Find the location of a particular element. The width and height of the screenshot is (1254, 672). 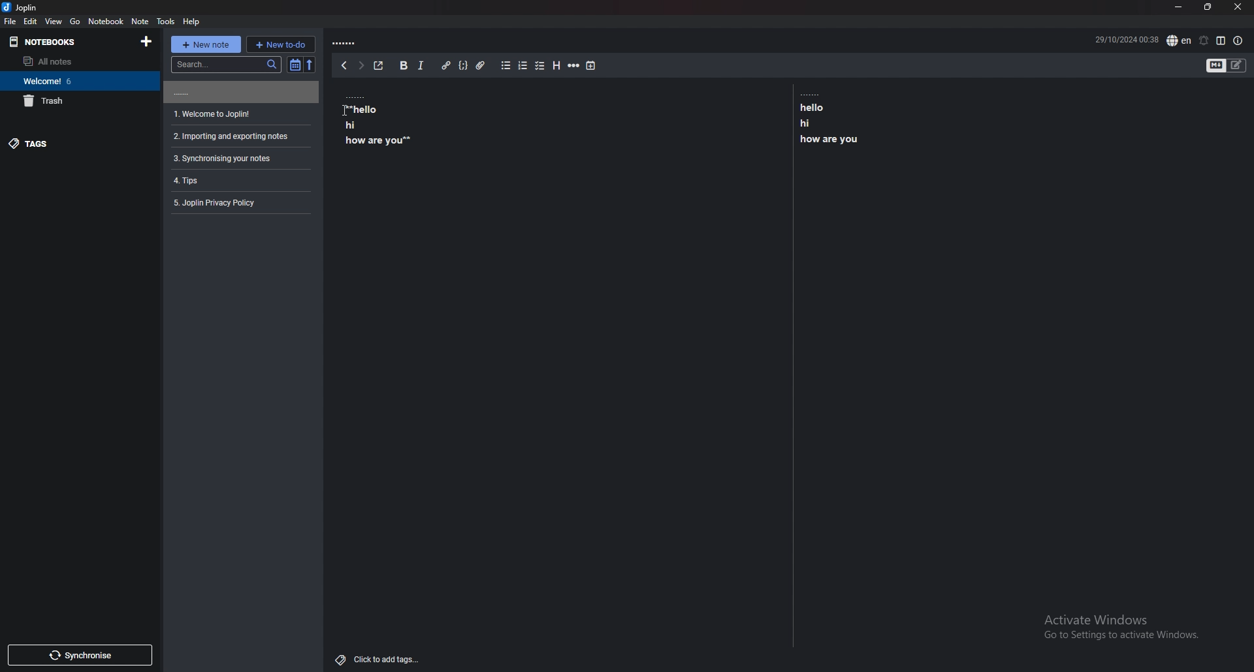

new note is located at coordinates (204, 44).